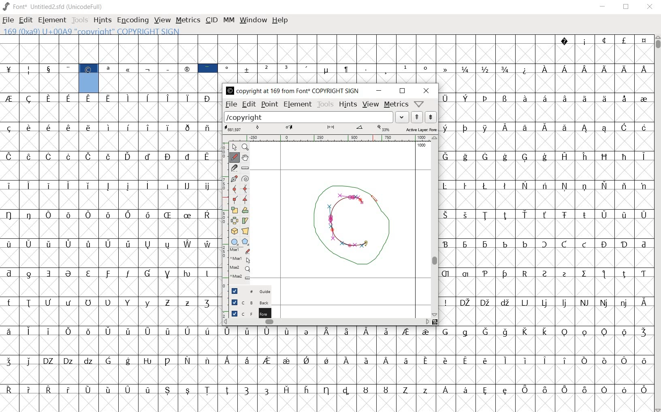 The width and height of the screenshot is (661, 412). What do you see at coordinates (228, 19) in the screenshot?
I see `mm` at bounding box center [228, 19].